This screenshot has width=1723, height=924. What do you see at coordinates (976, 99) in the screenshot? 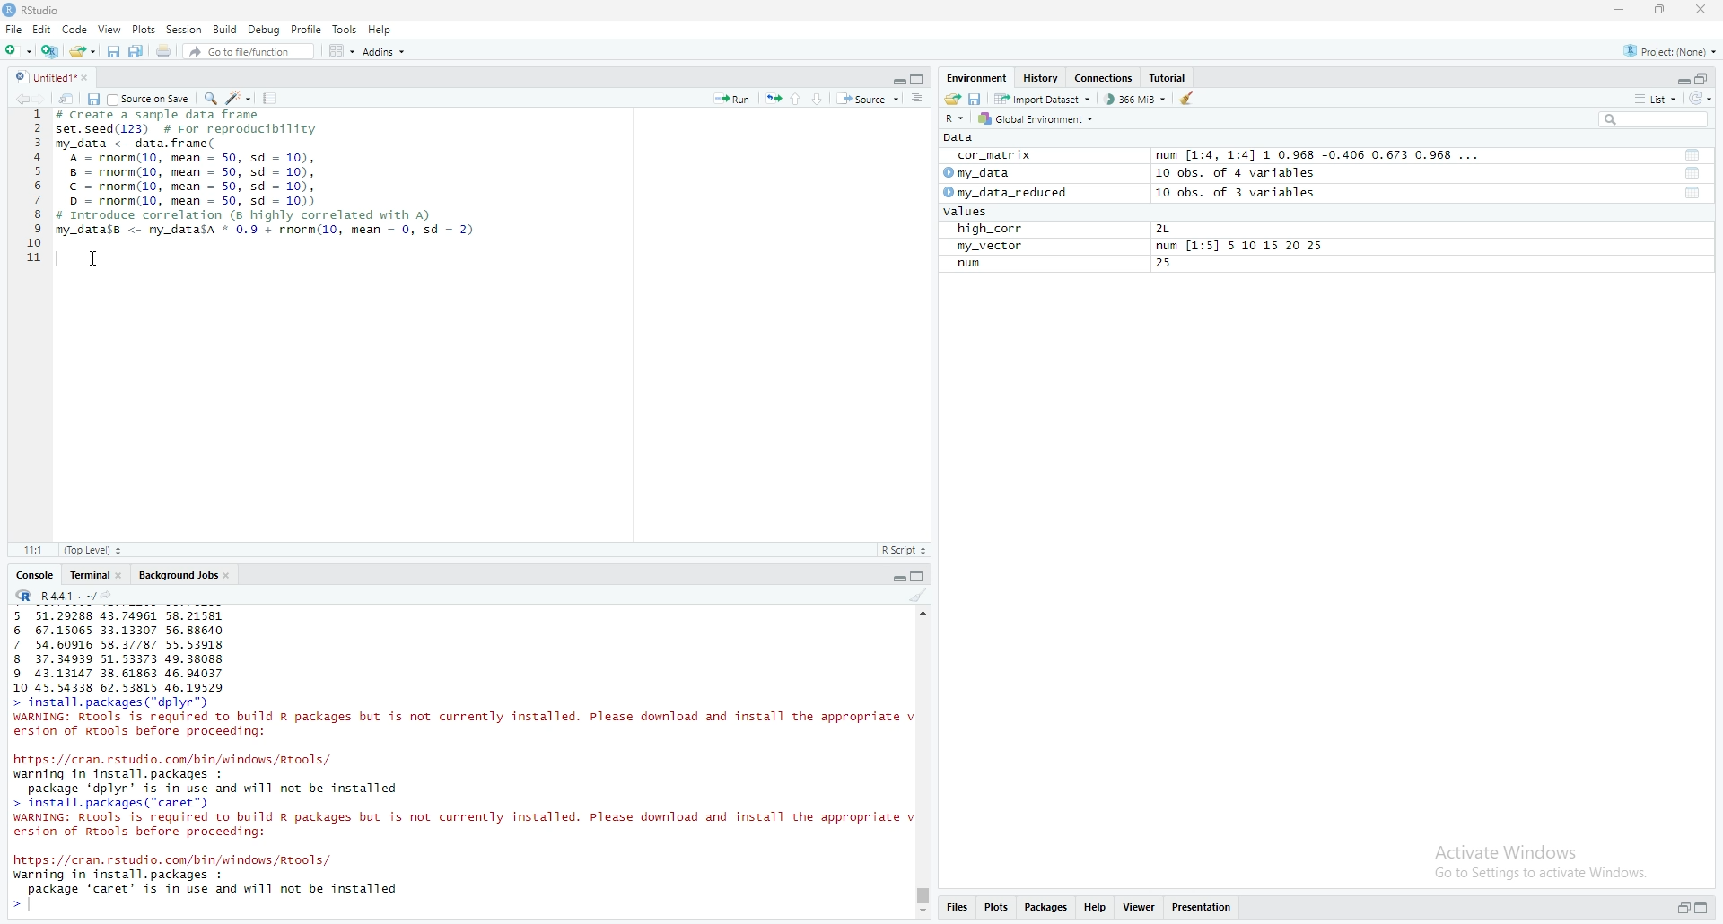
I see `save` at bounding box center [976, 99].